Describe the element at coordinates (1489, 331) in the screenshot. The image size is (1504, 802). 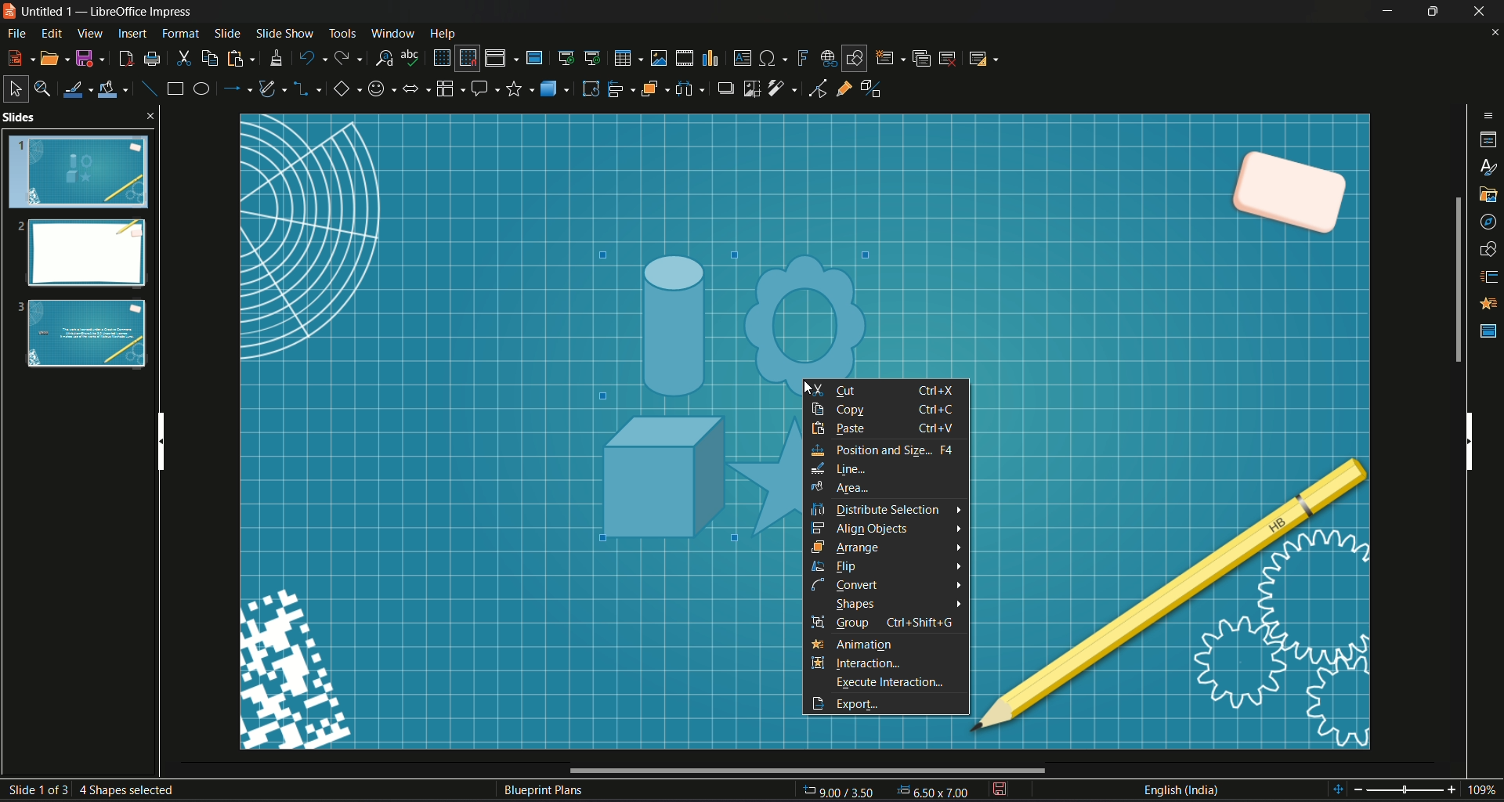
I see `master slide` at that location.